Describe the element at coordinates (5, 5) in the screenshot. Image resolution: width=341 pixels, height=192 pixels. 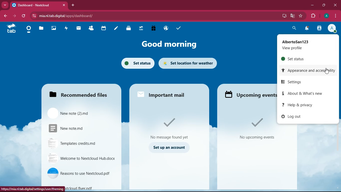
I see `more` at that location.